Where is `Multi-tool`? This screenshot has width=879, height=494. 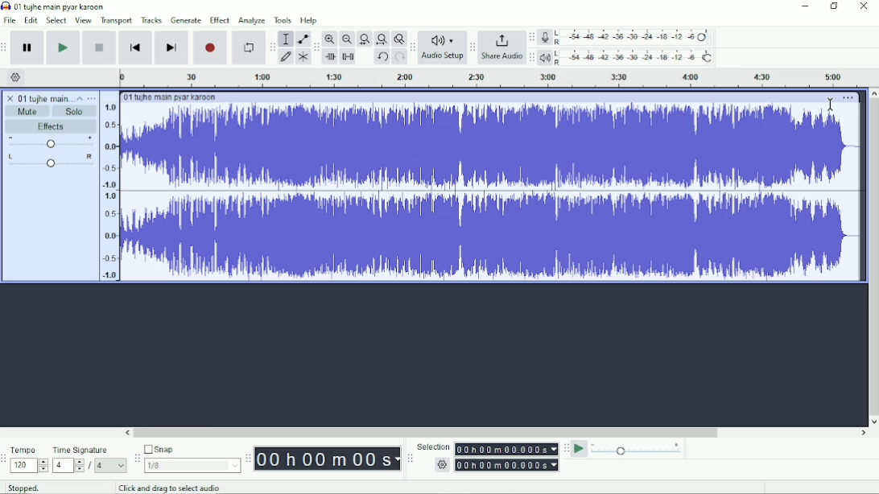 Multi-tool is located at coordinates (303, 56).